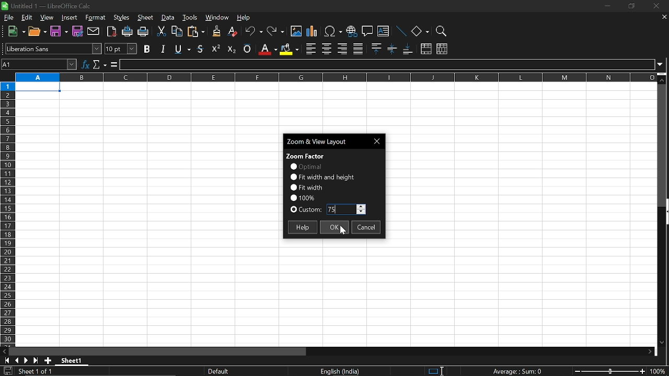 The image size is (669, 376). I want to click on save as, so click(78, 31).